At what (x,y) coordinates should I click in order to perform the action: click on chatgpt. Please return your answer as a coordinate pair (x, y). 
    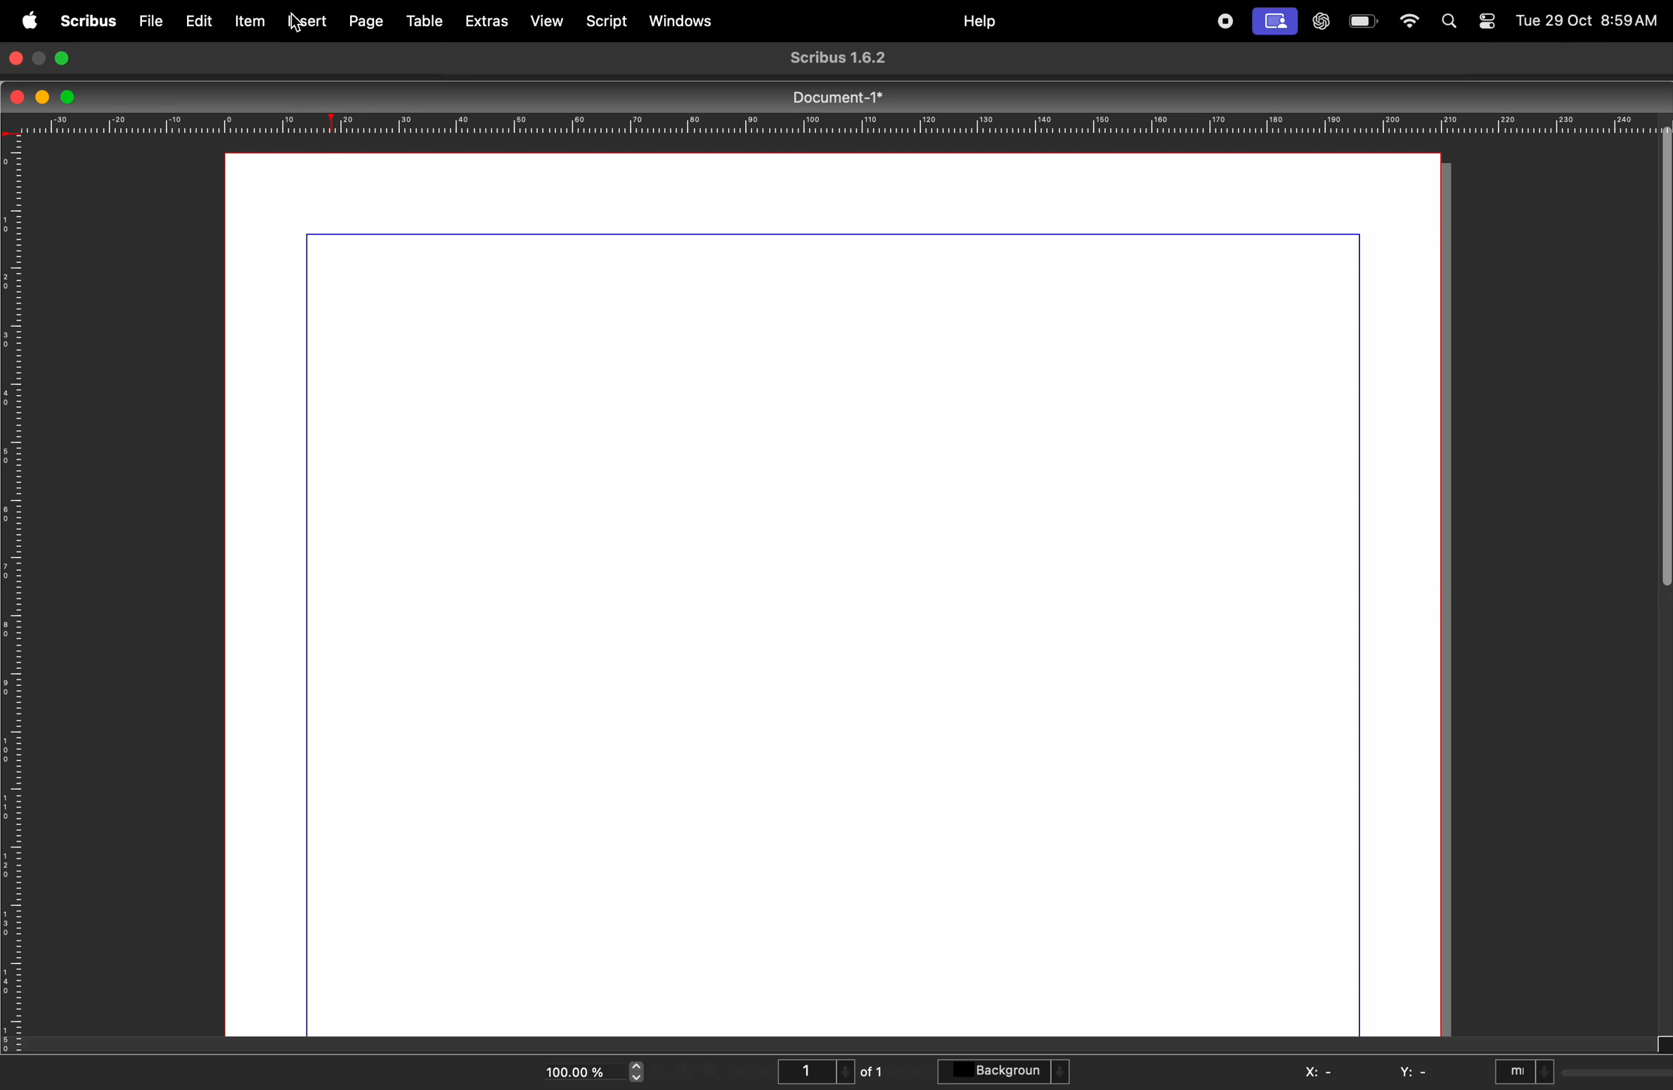
    Looking at the image, I should click on (1321, 20).